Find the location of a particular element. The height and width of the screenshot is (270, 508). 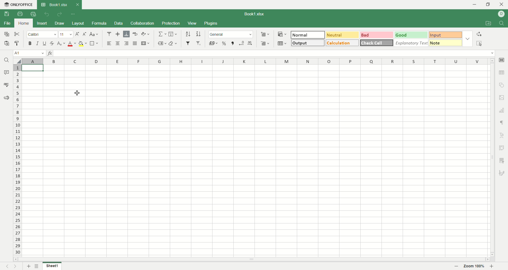

spell check is located at coordinates (6, 85).